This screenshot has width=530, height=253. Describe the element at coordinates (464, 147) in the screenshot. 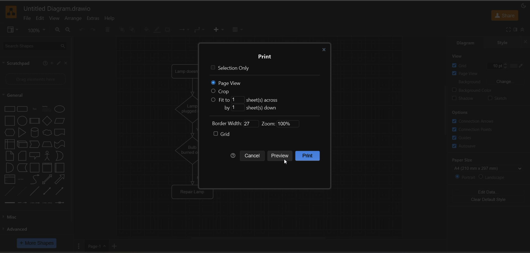

I see `autosave` at that location.